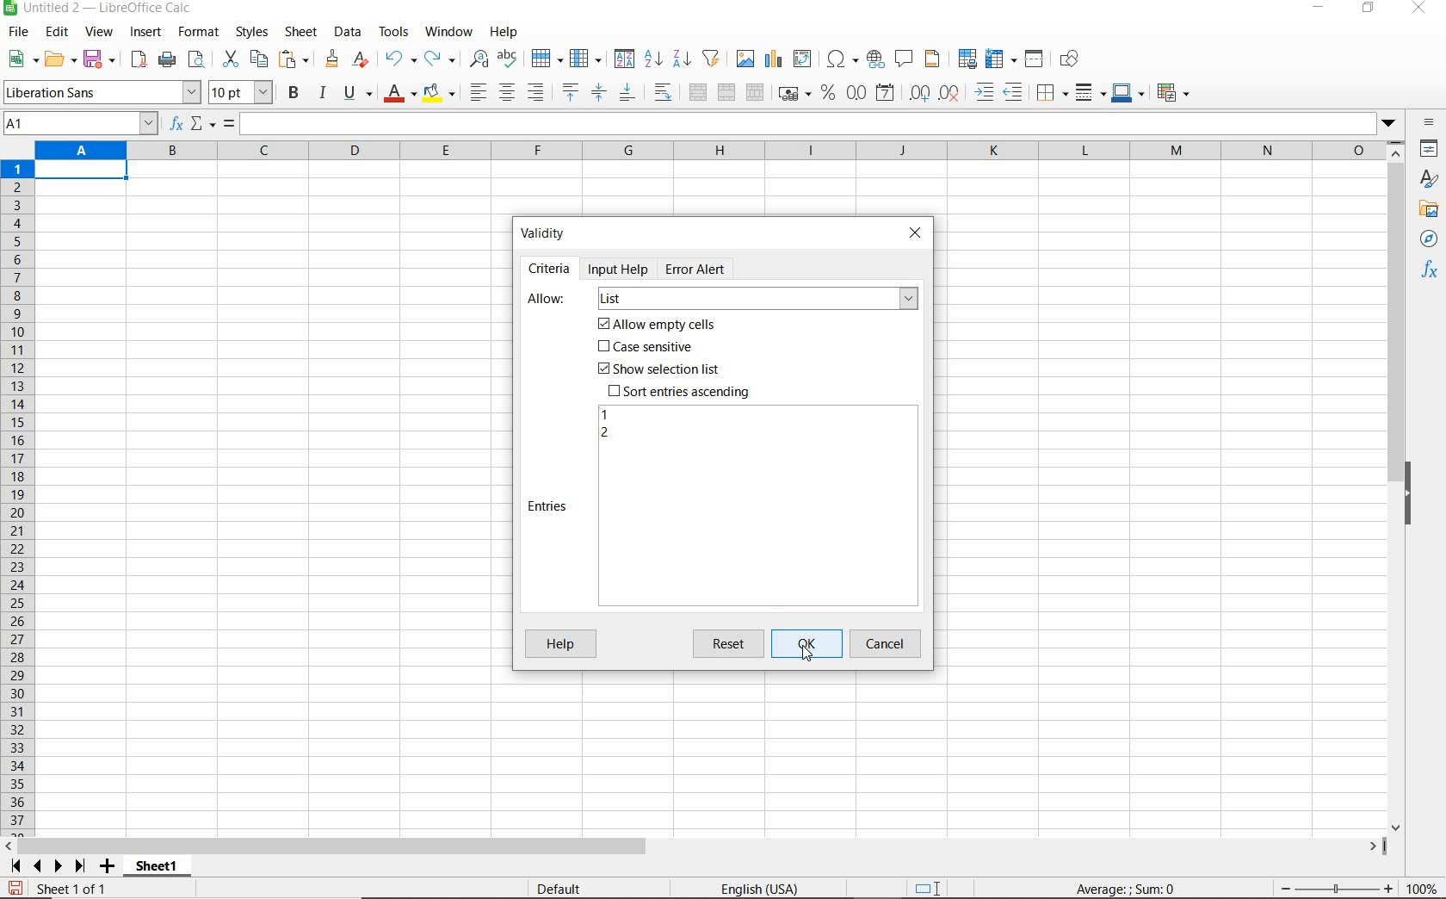 This screenshot has height=899, width=1446. I want to click on Sort entries ascending, so click(680, 391).